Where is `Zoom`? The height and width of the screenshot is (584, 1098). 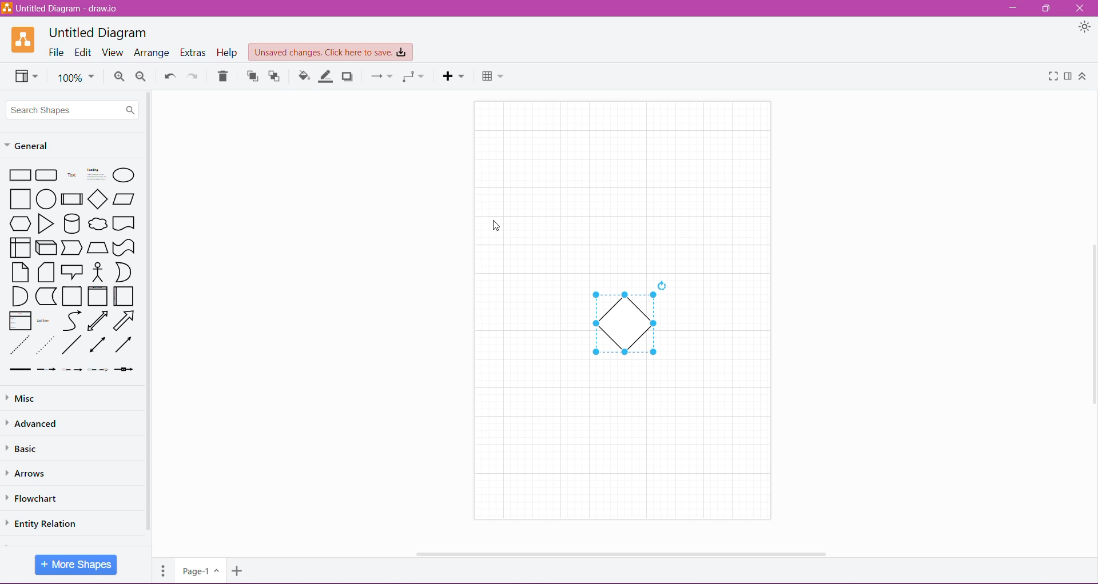 Zoom is located at coordinates (77, 78).